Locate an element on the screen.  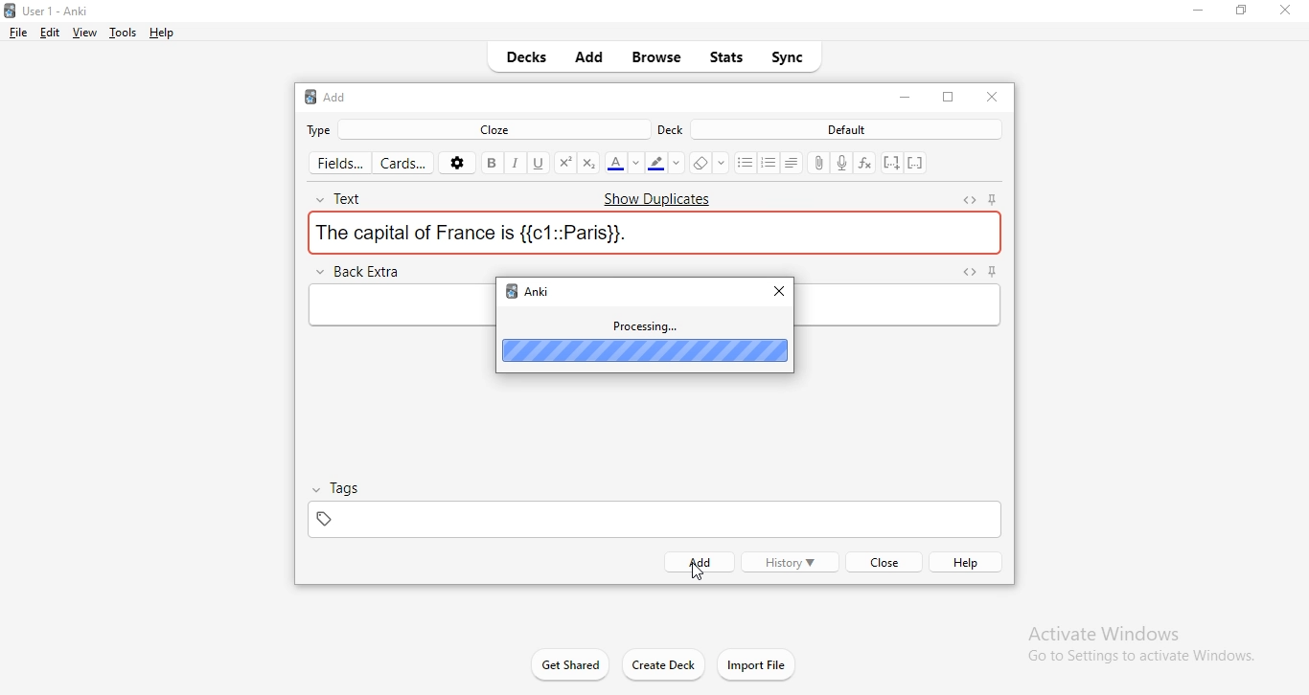
minimise is located at coordinates (1197, 13).